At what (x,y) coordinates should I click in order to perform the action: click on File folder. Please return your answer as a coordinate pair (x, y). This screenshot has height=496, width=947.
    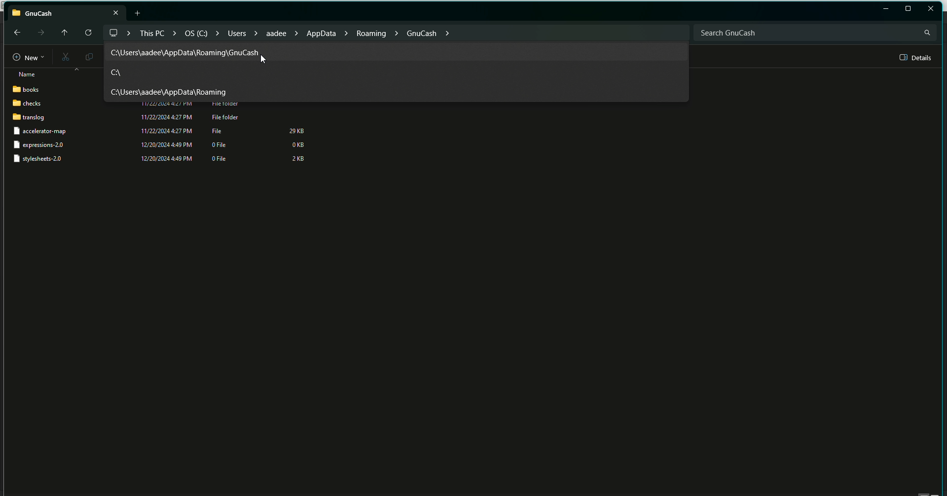
    Looking at the image, I should click on (225, 111).